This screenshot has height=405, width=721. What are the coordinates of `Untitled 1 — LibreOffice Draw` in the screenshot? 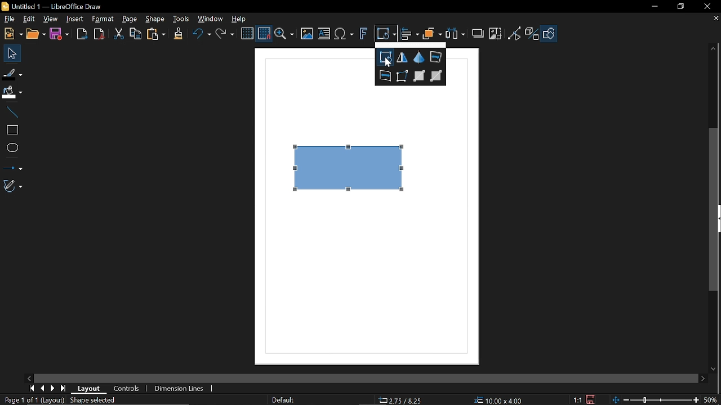 It's located at (61, 6).